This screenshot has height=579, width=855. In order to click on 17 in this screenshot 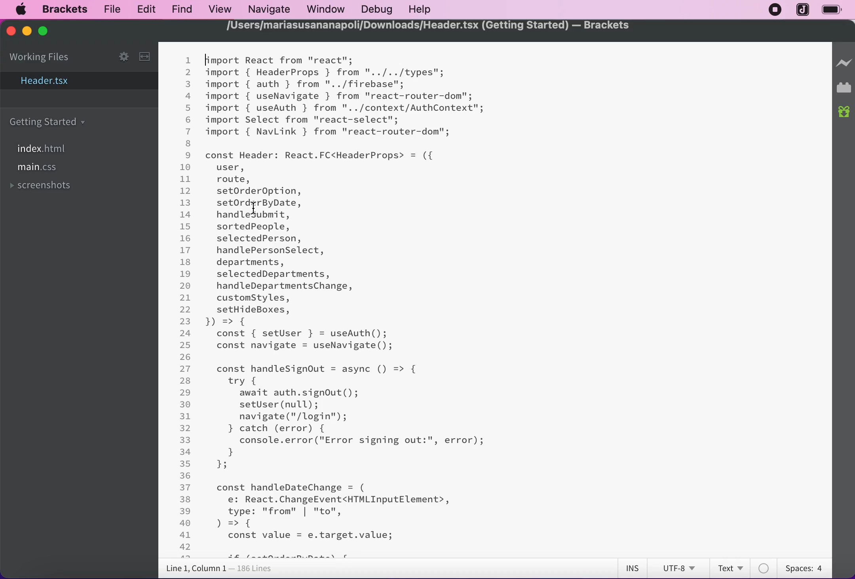, I will do `click(185, 250)`.